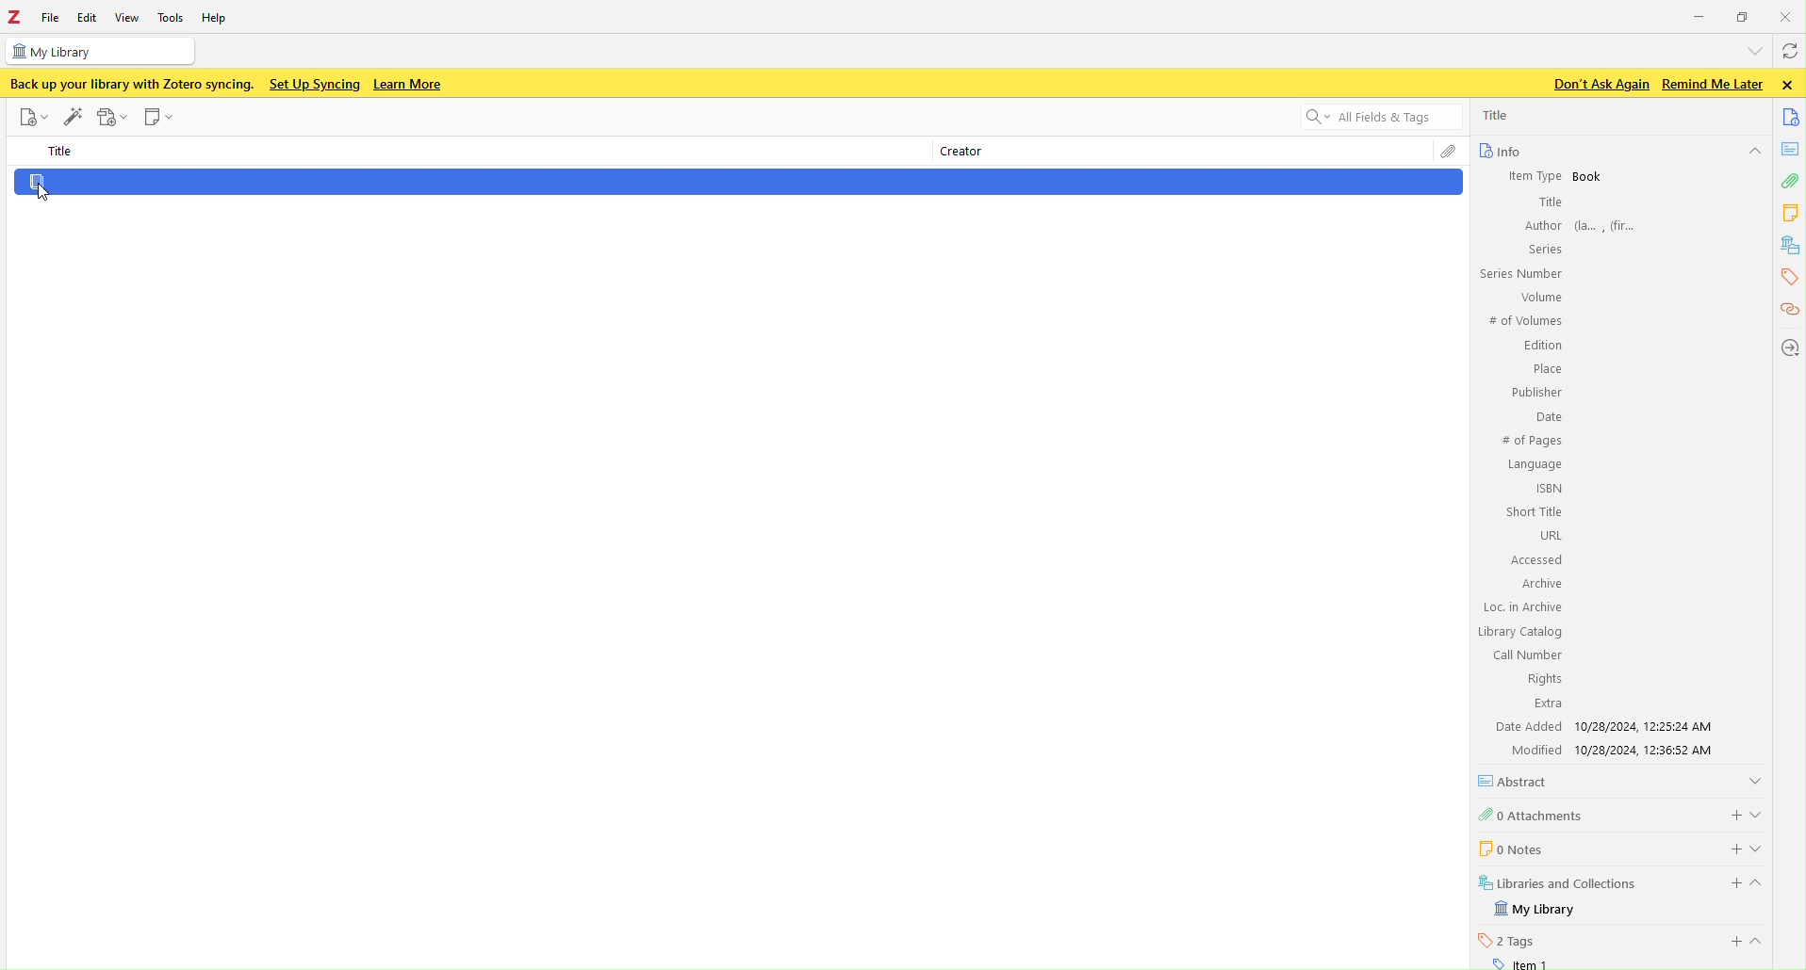 The image size is (1806, 970). What do you see at coordinates (171, 19) in the screenshot?
I see `tools` at bounding box center [171, 19].